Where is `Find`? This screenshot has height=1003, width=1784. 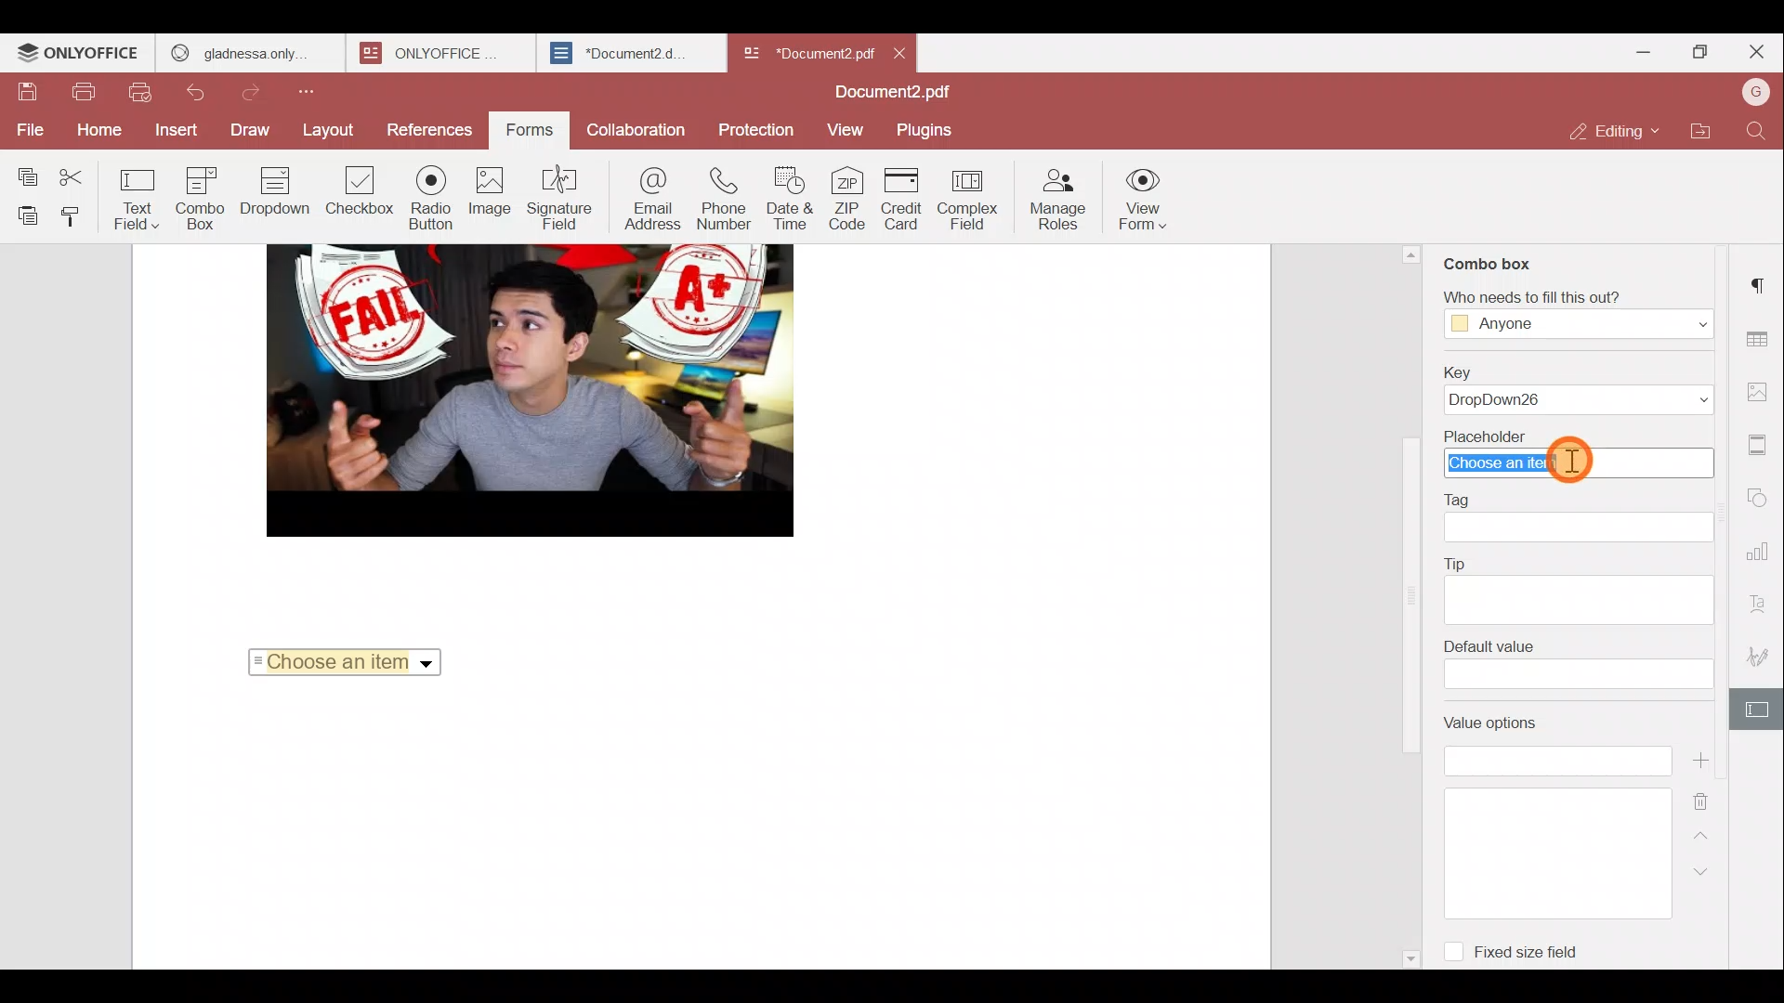
Find is located at coordinates (1756, 135).